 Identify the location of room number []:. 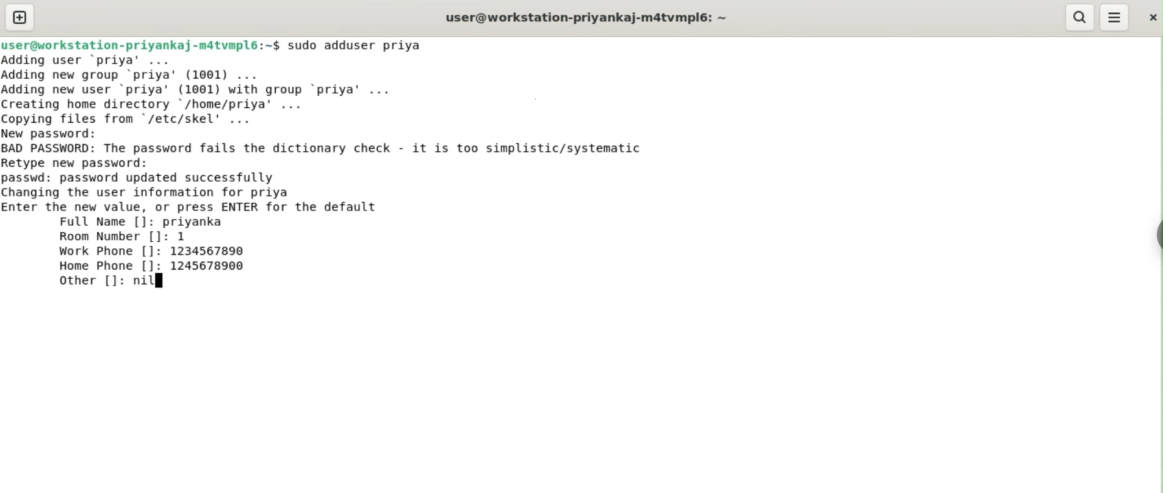
(111, 238).